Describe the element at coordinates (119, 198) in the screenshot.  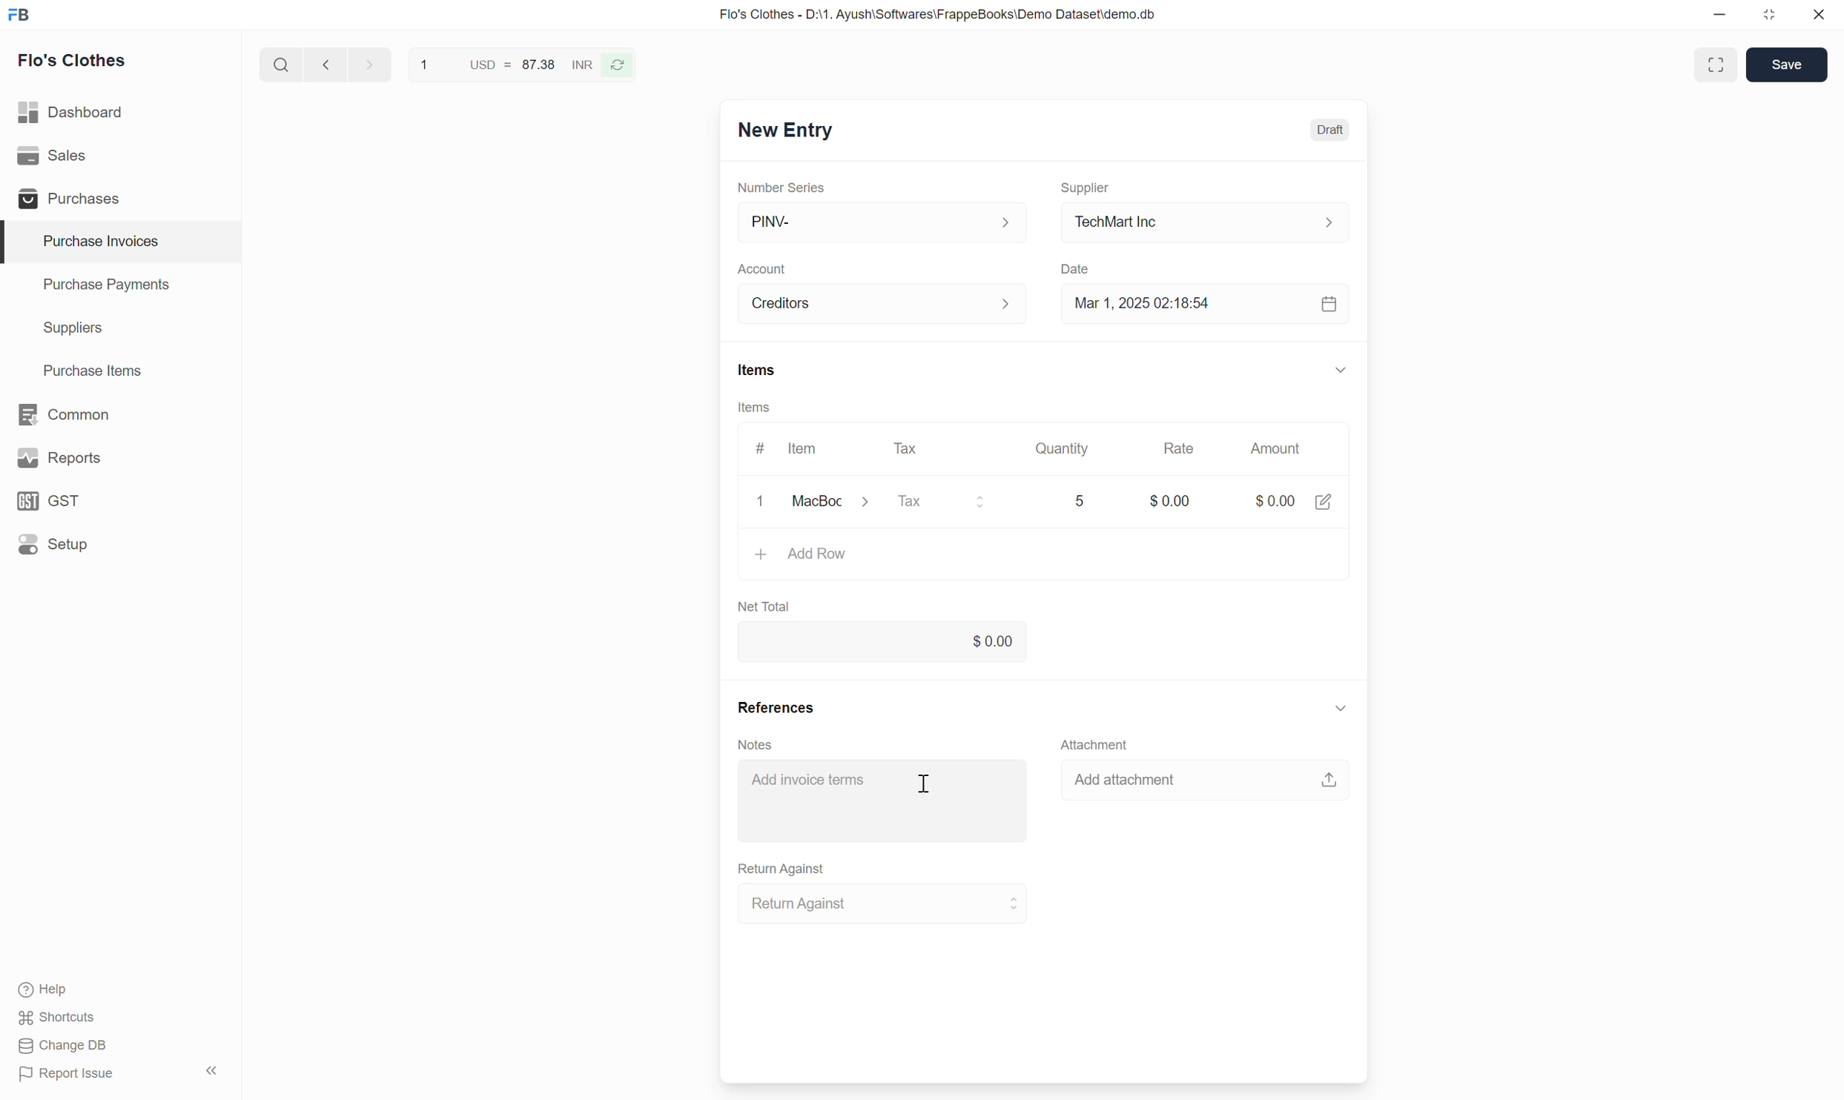
I see `Purchases` at that location.